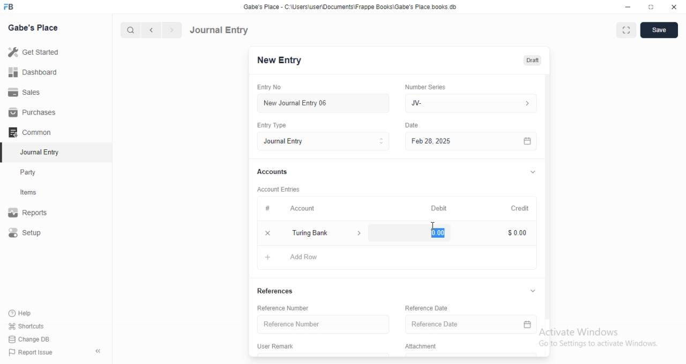 The width and height of the screenshot is (686, 364). What do you see at coordinates (471, 102) in the screenshot?
I see `JV-` at bounding box center [471, 102].